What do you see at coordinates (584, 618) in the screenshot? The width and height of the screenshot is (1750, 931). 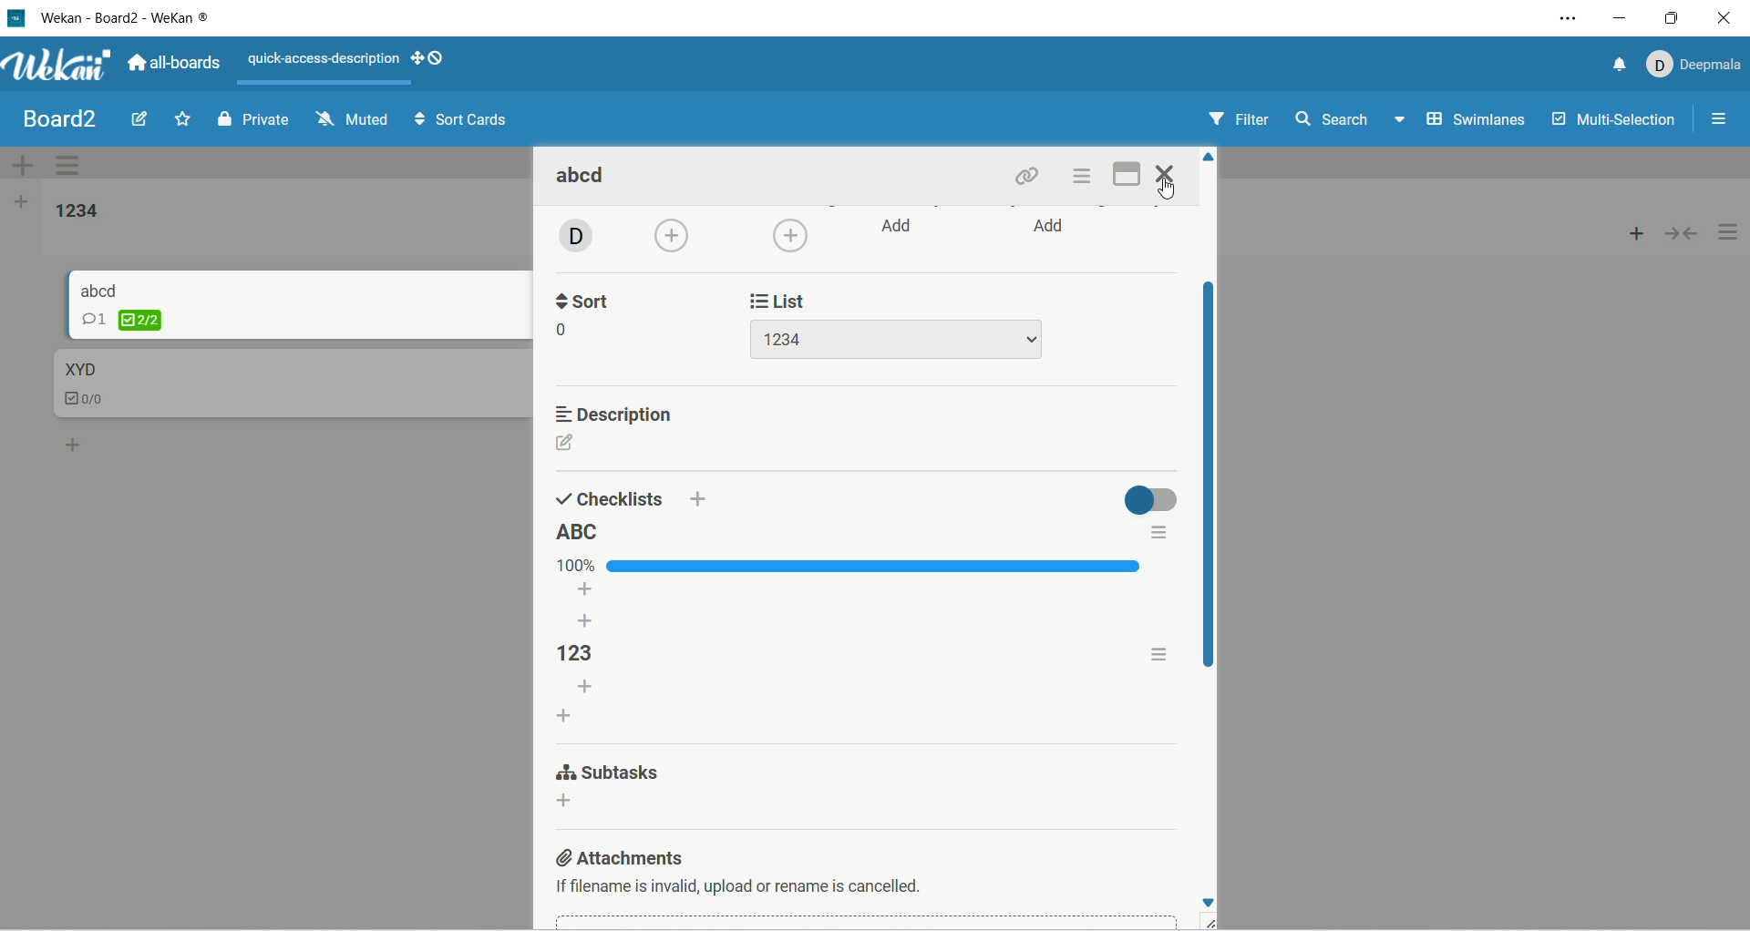 I see `add` at bounding box center [584, 618].